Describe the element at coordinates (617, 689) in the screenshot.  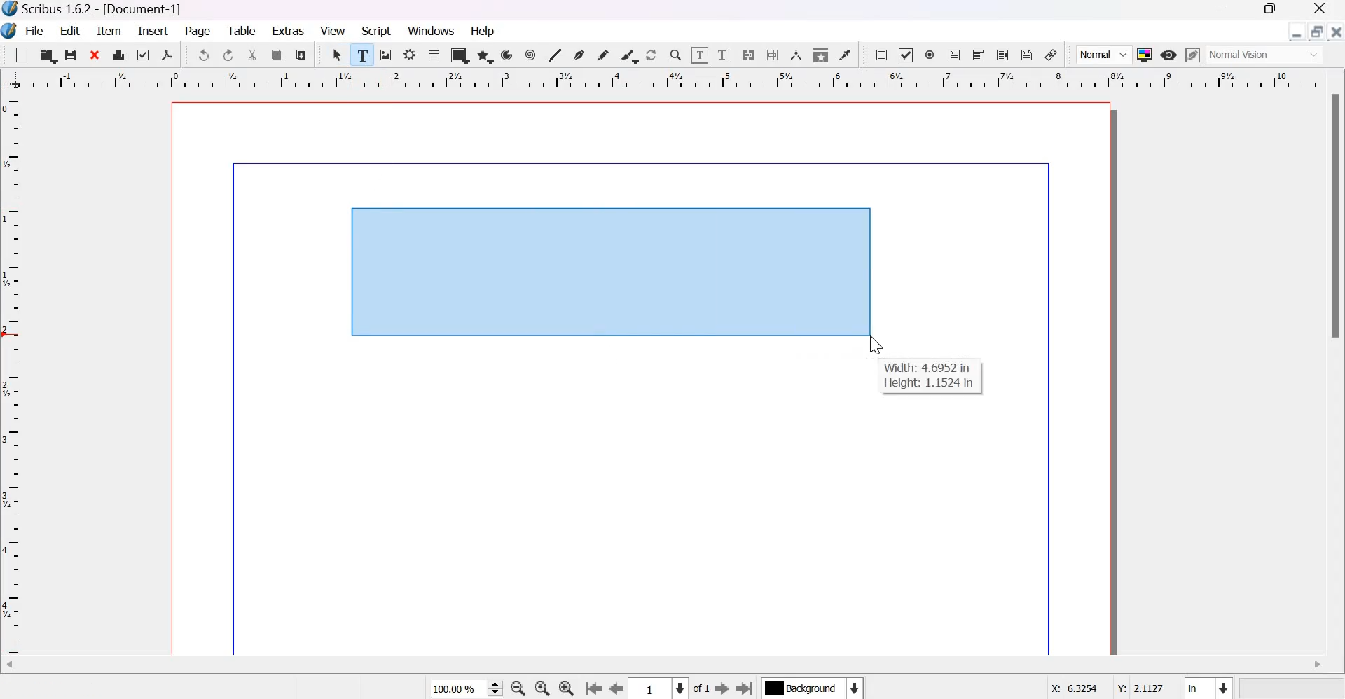
I see `go to the previous page` at that location.